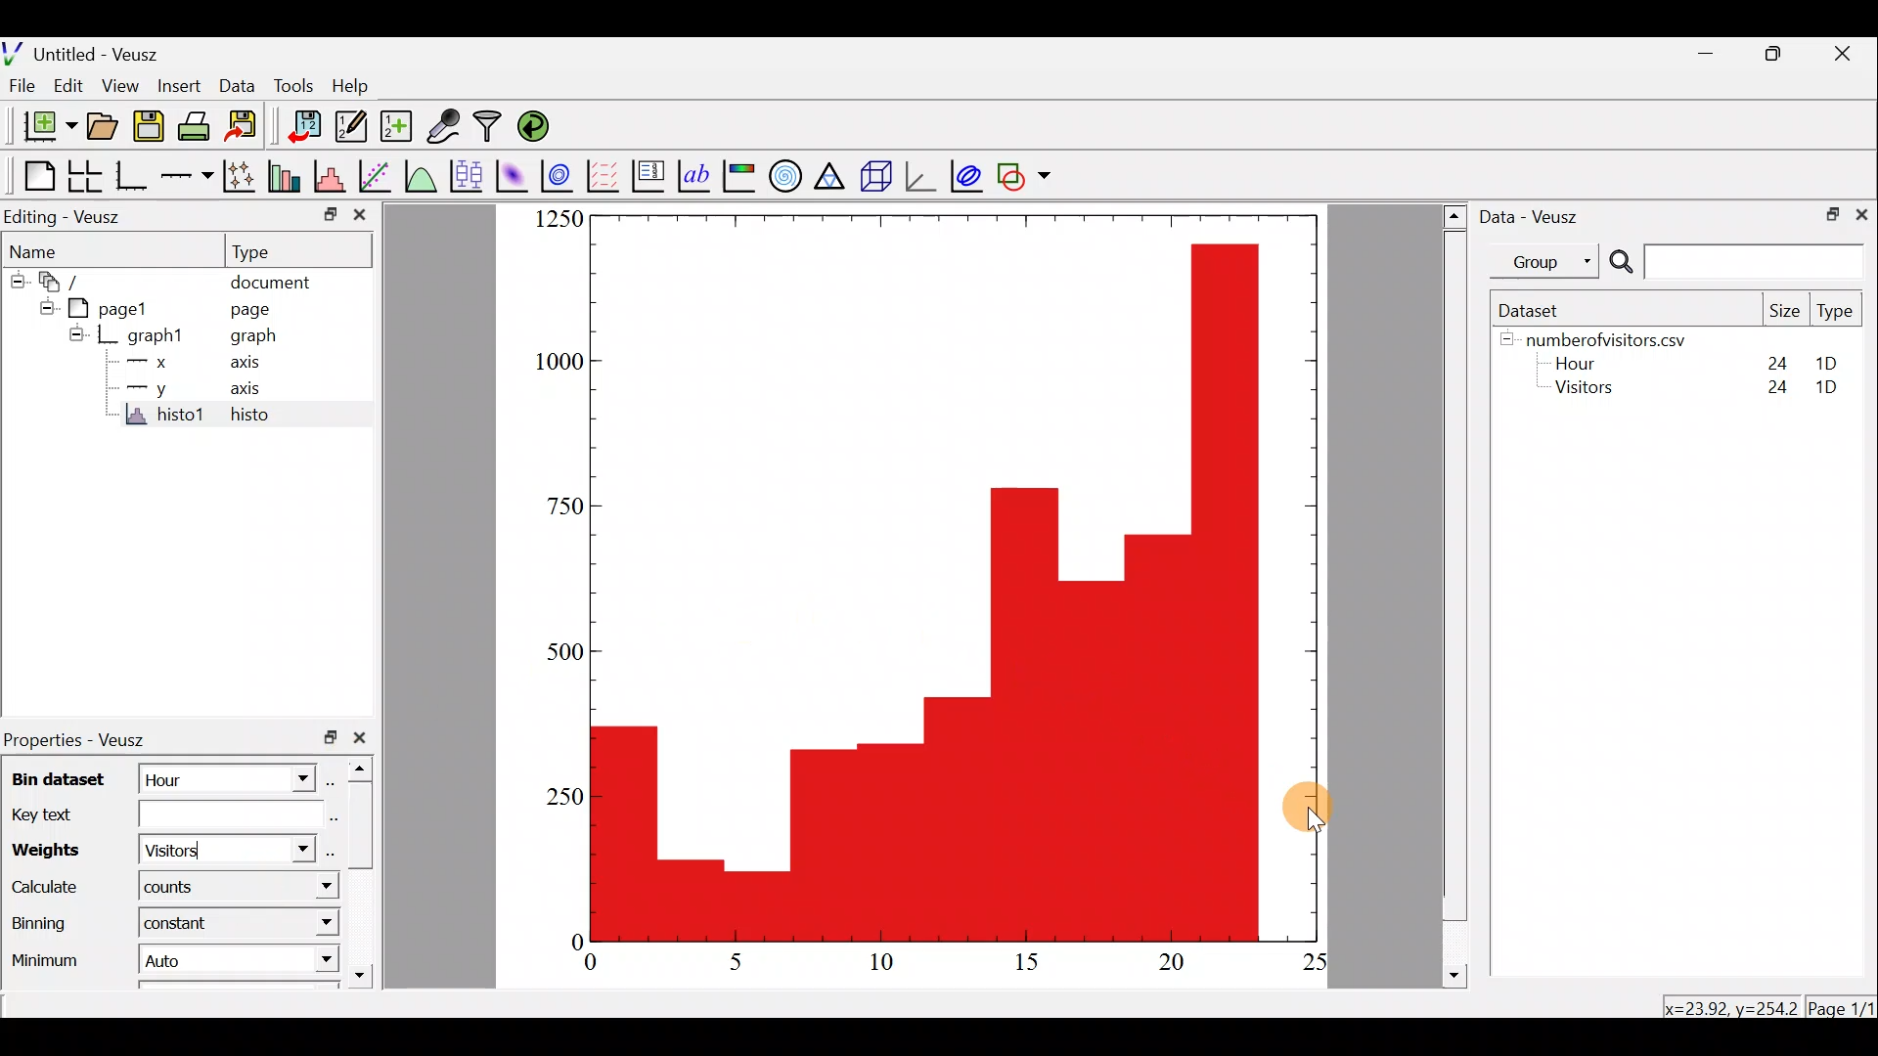 The height and width of the screenshot is (1056, 1878). I want to click on Cursor, so click(1327, 810).